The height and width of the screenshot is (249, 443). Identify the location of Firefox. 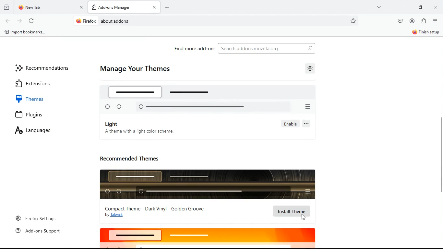
(86, 21).